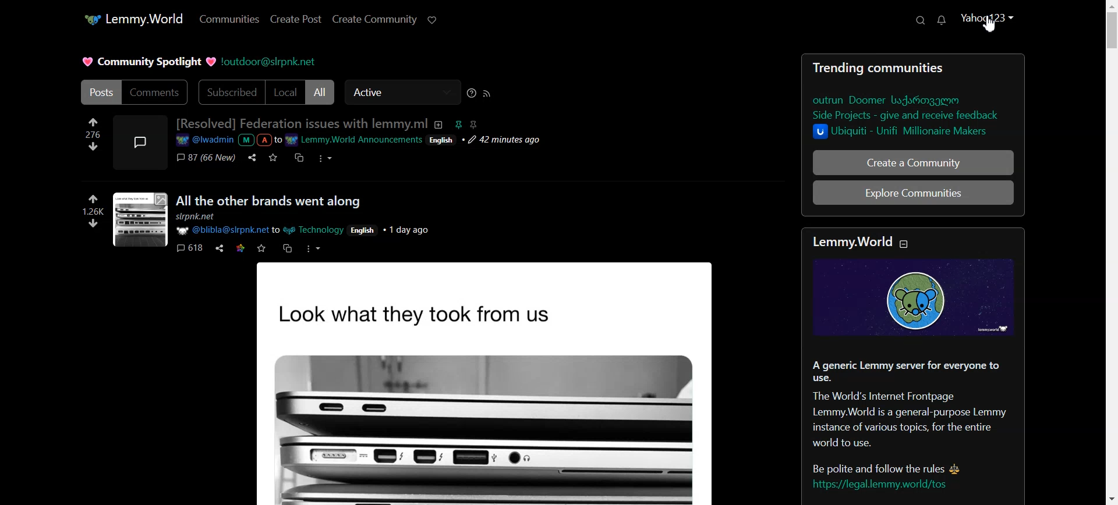  Describe the element at coordinates (434, 20) in the screenshot. I see `Support Limmy` at that location.